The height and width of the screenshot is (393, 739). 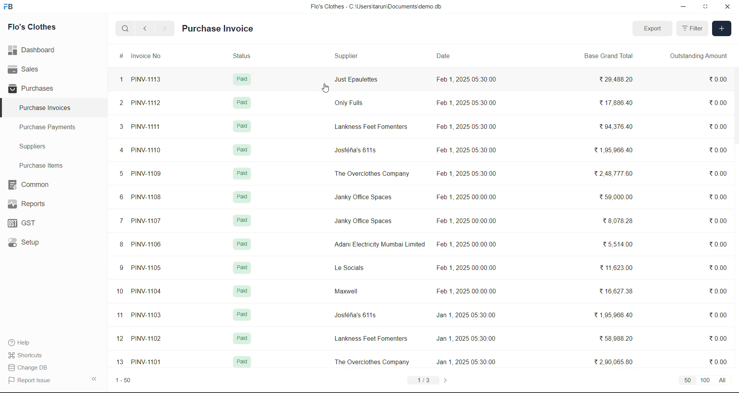 I want to click on collapse, so click(x=97, y=379).